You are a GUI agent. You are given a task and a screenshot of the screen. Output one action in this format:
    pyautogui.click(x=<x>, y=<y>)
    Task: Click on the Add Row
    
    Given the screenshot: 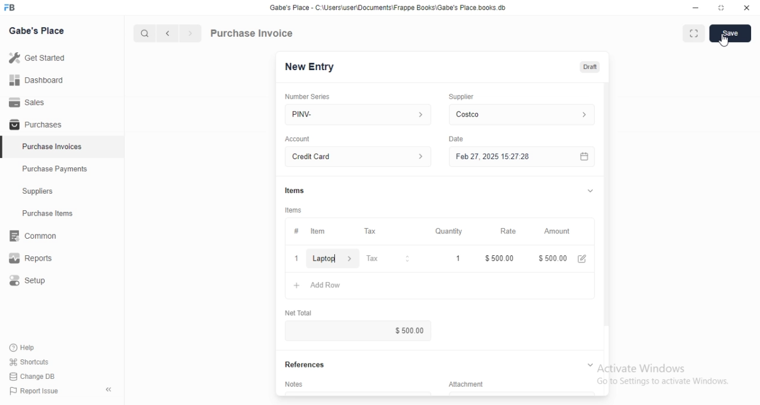 What is the action you would take?
    pyautogui.click(x=440, y=286)
    